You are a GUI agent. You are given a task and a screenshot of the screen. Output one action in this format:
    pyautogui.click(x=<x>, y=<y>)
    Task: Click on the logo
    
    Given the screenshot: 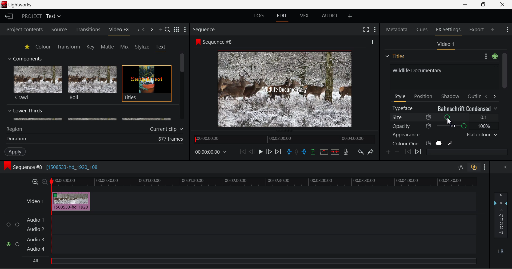 What is the action you would take?
    pyautogui.click(x=5, y=5)
    